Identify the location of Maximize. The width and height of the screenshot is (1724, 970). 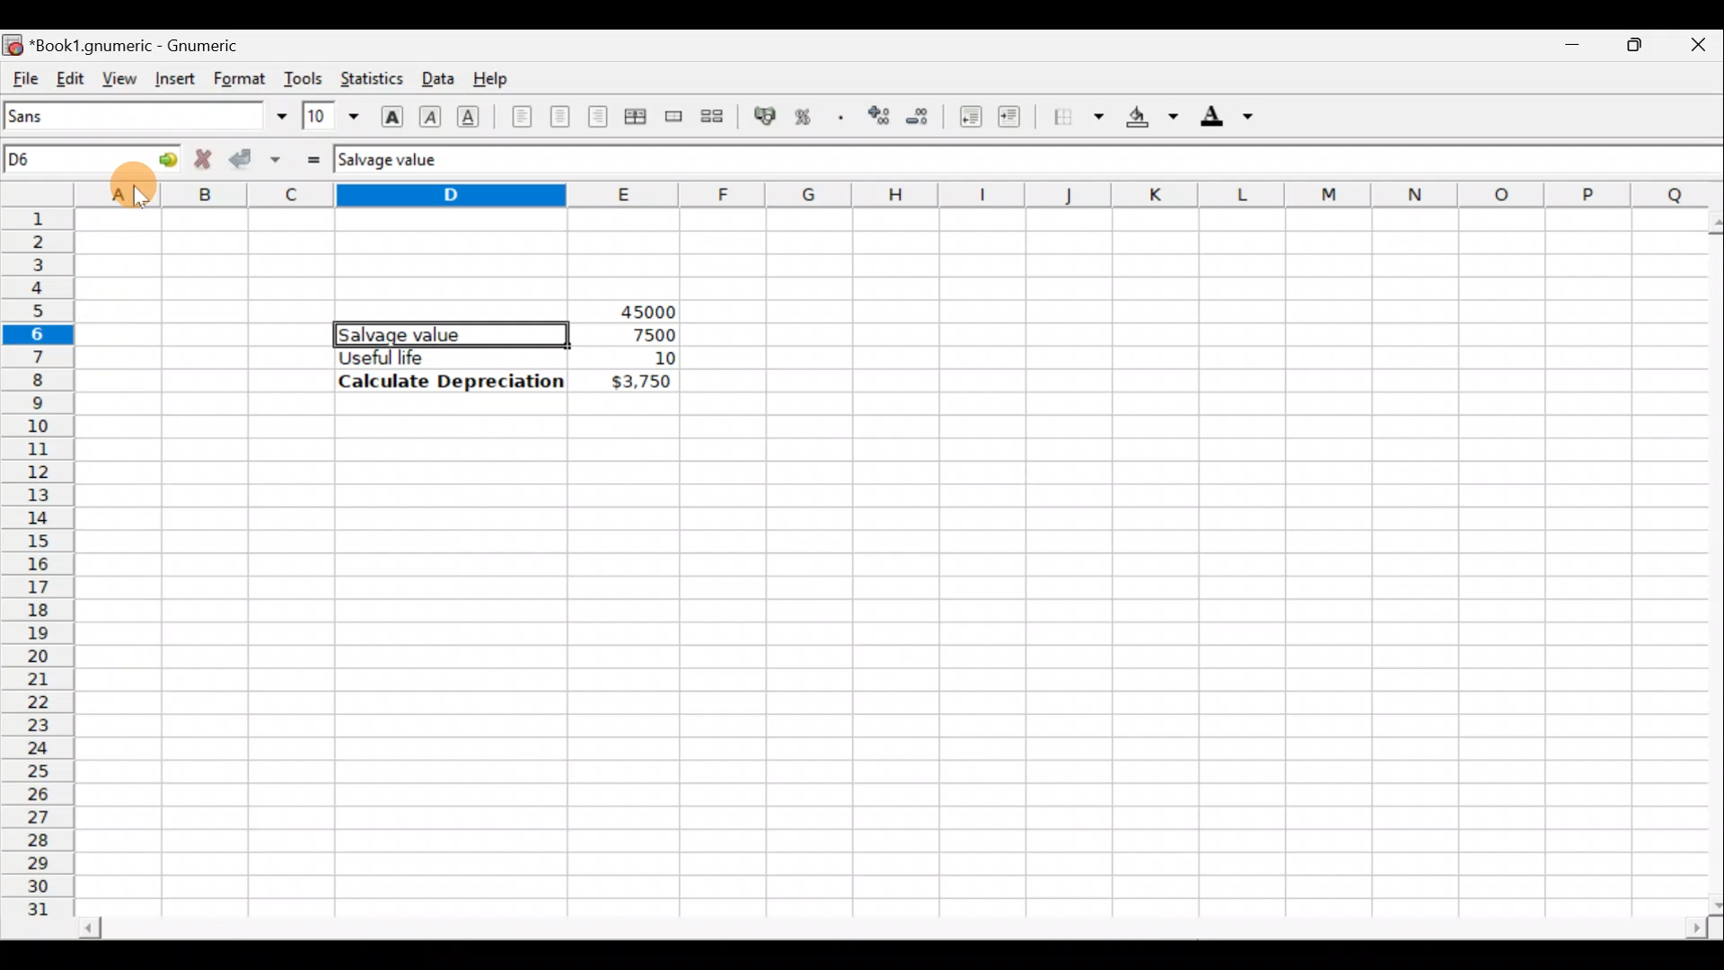
(1631, 50).